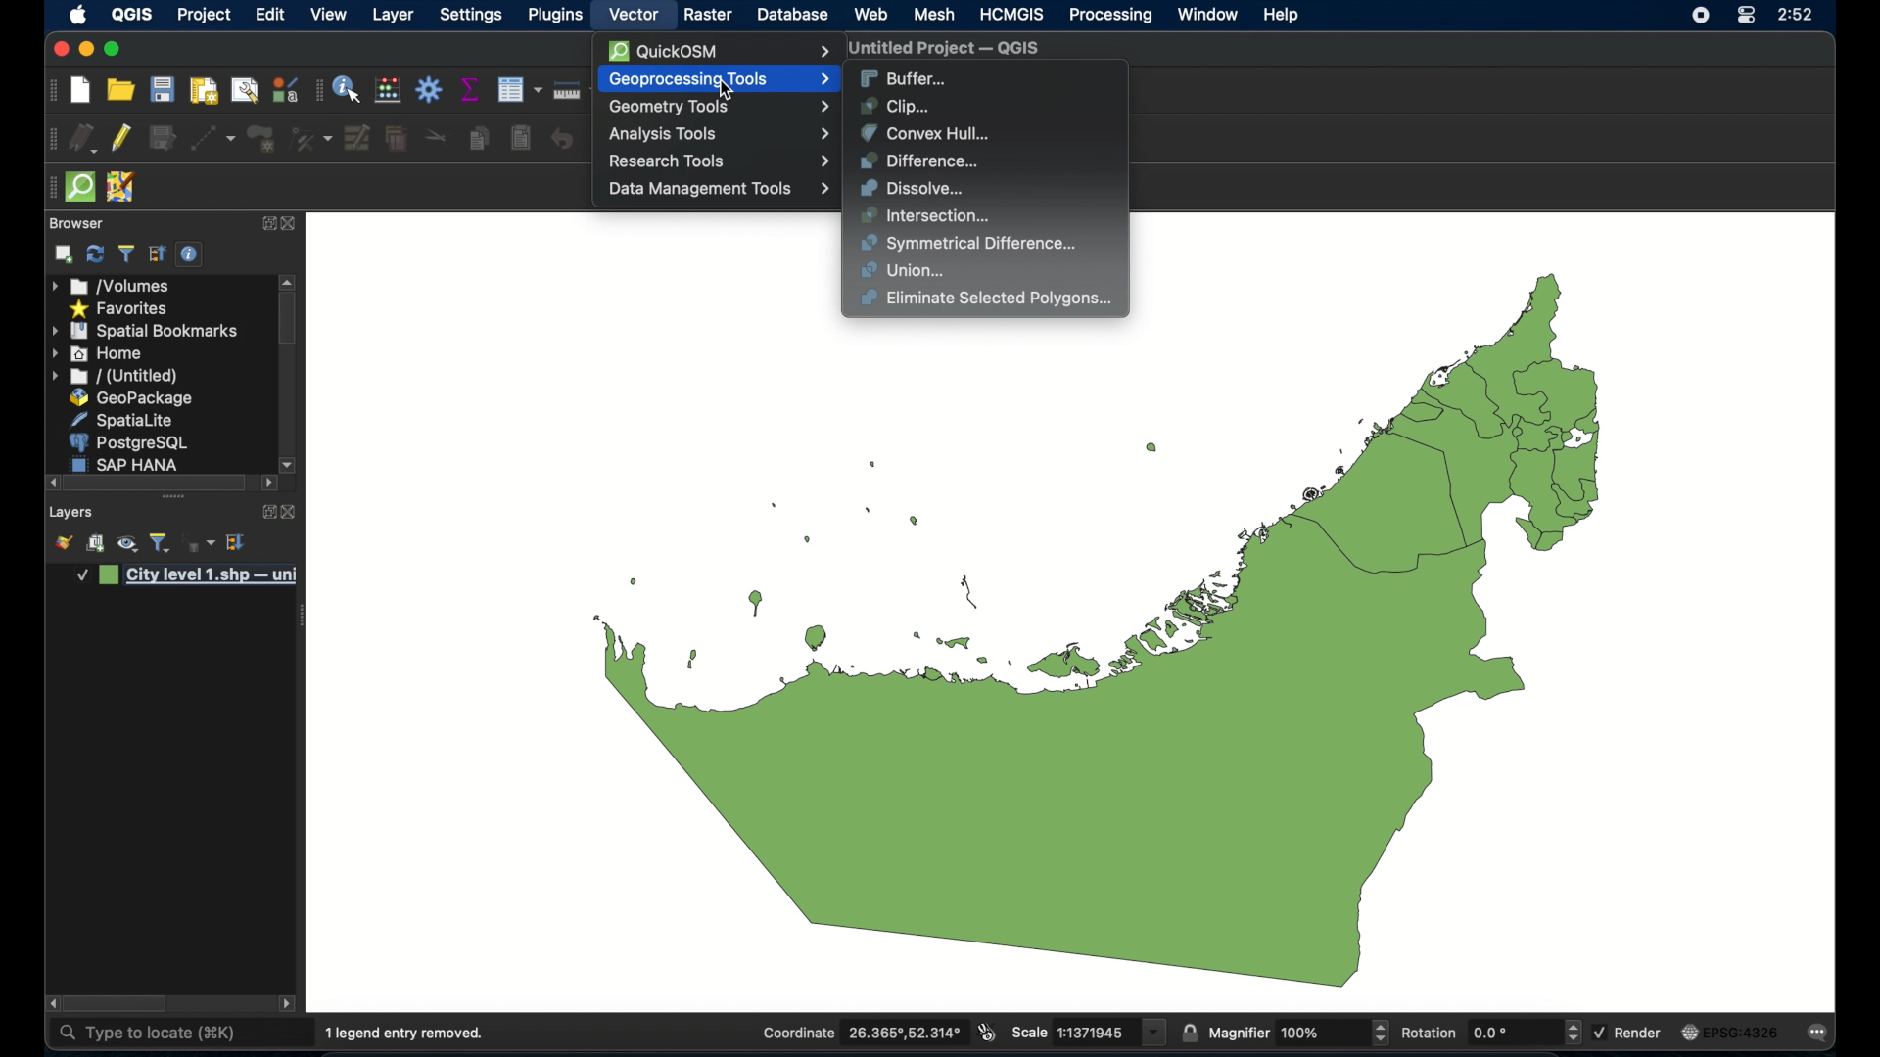 The height and width of the screenshot is (1057, 1880). I want to click on filter legend, so click(125, 254).